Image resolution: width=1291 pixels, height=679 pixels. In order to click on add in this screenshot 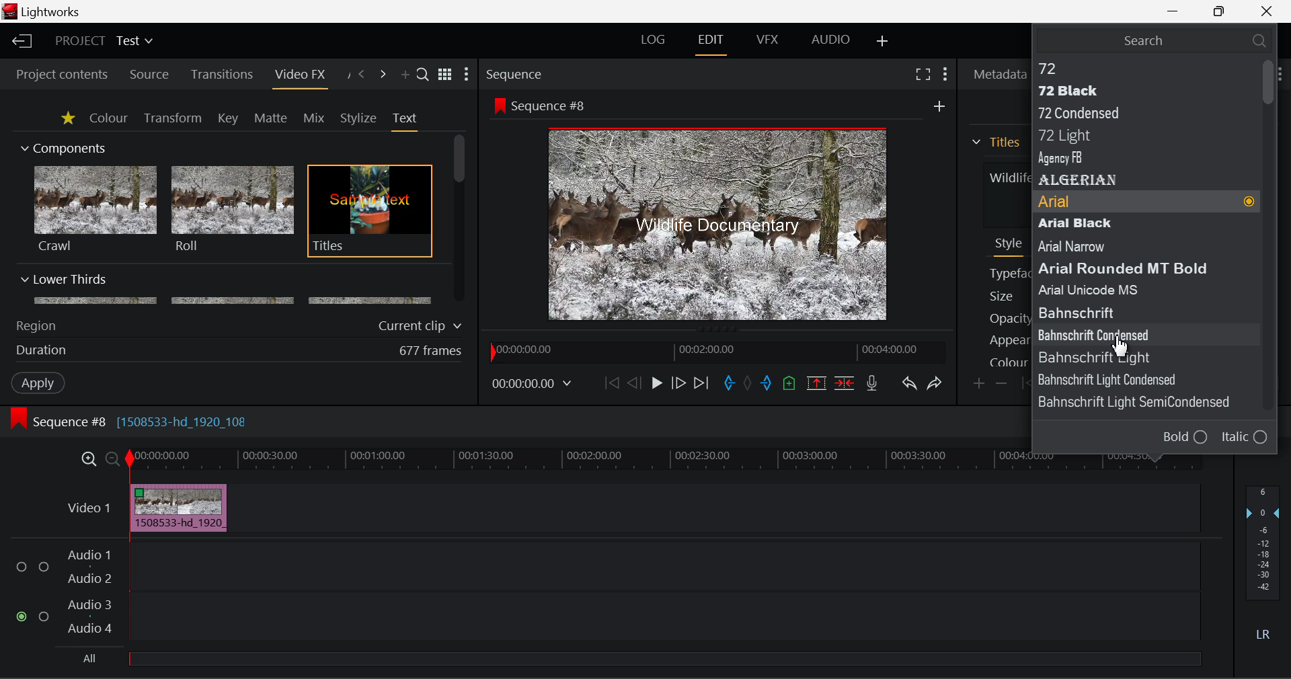, I will do `click(939, 106)`.